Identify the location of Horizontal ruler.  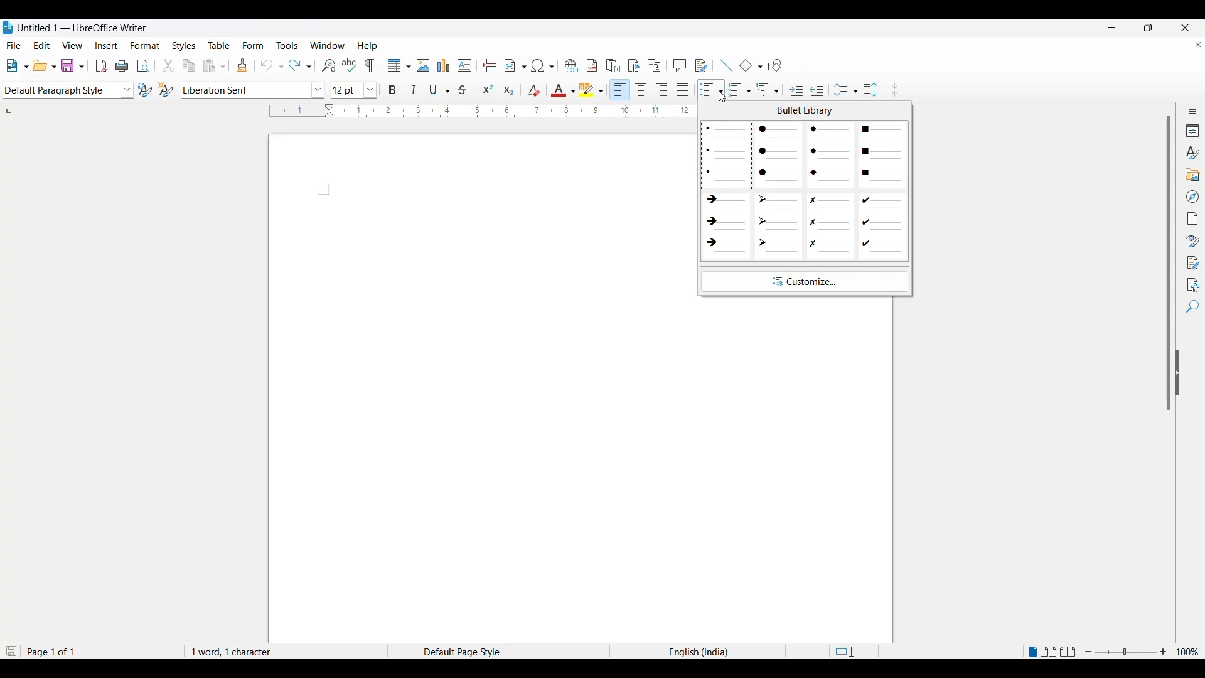
(496, 109).